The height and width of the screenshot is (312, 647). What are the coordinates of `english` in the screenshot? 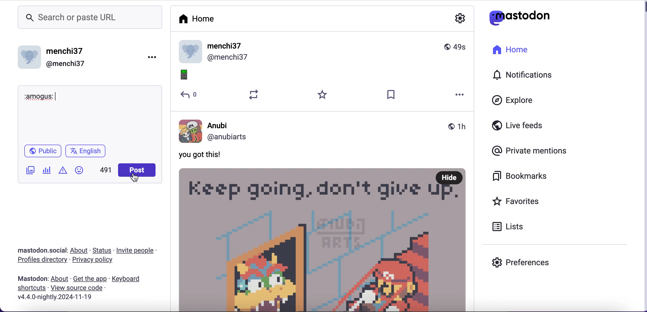 It's located at (90, 151).